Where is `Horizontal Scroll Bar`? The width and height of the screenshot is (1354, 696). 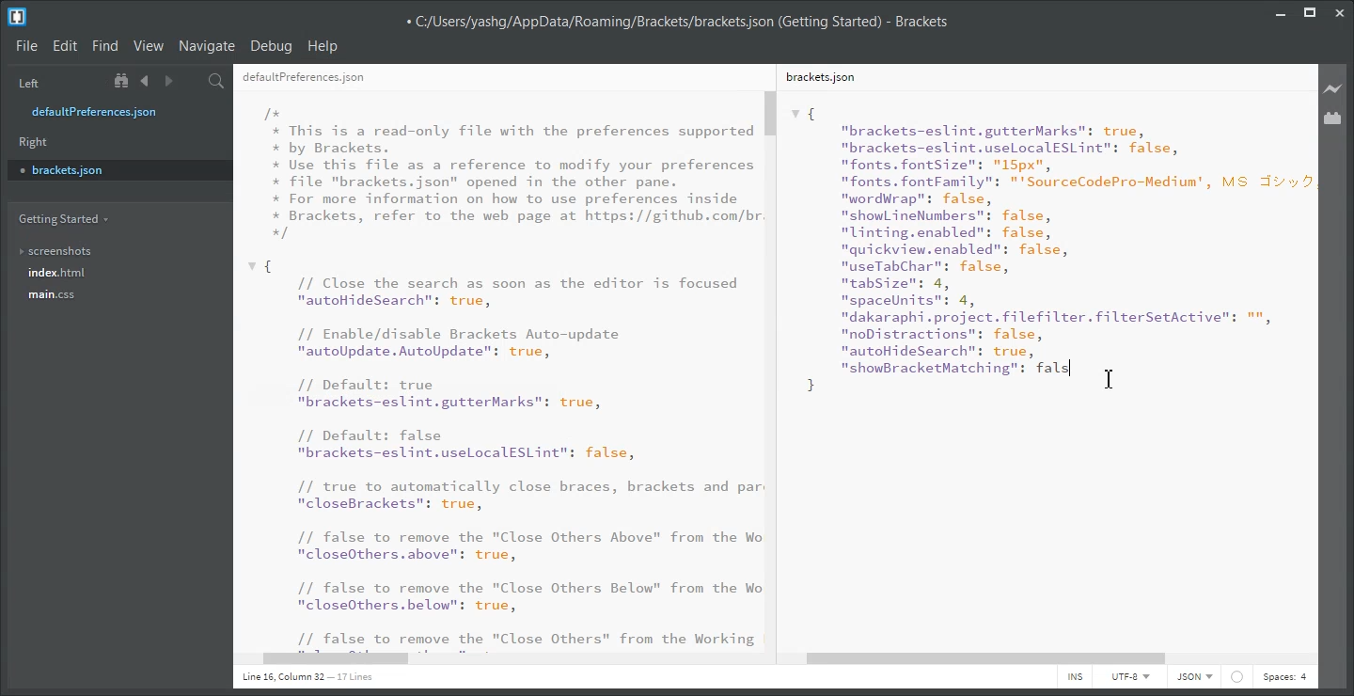
Horizontal Scroll Bar is located at coordinates (1049, 659).